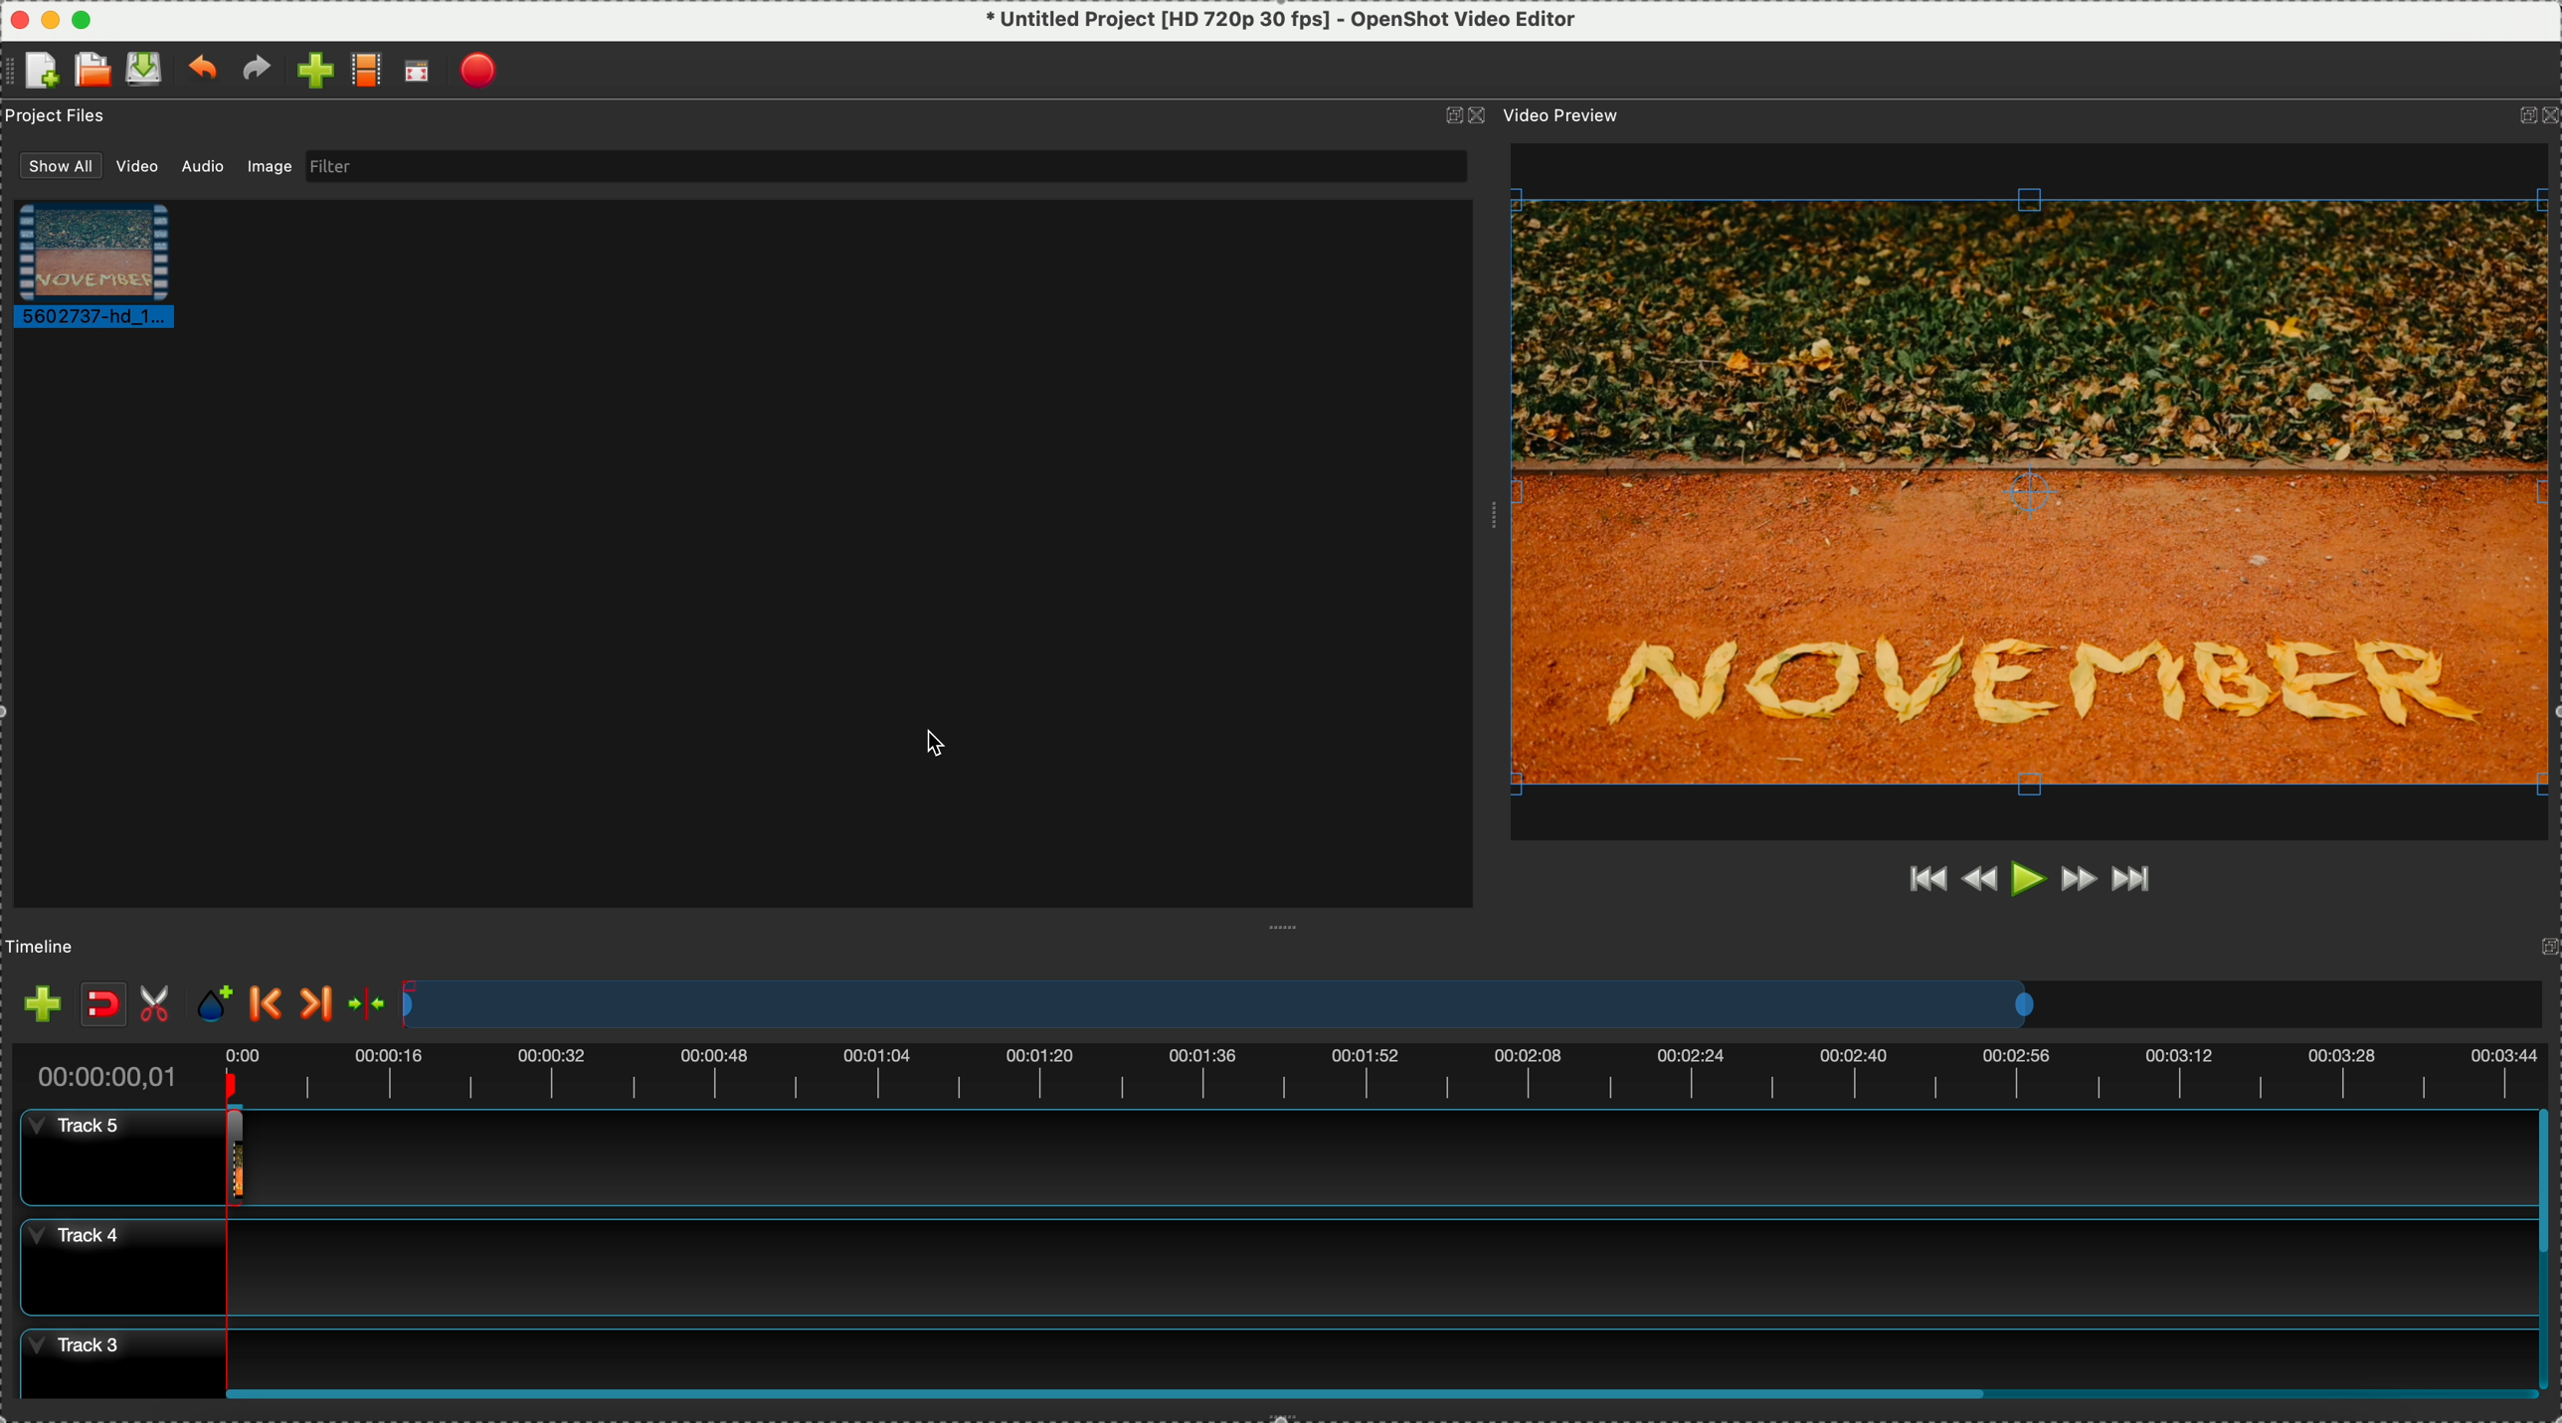 The image size is (2562, 1423). What do you see at coordinates (50, 17) in the screenshot?
I see `minimize` at bounding box center [50, 17].